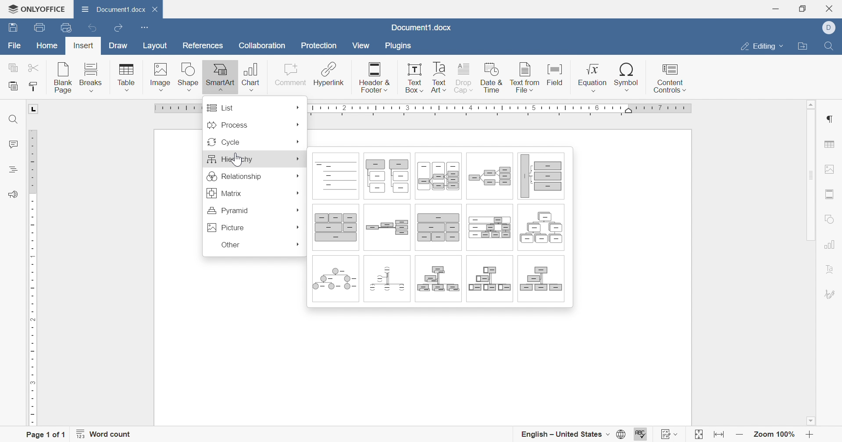 Image resolution: width=842 pixels, height=442 pixels. I want to click on Cut, so click(35, 68).